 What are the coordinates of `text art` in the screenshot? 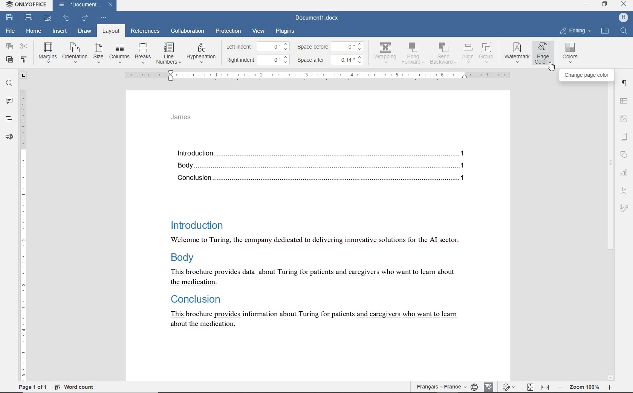 It's located at (624, 190).